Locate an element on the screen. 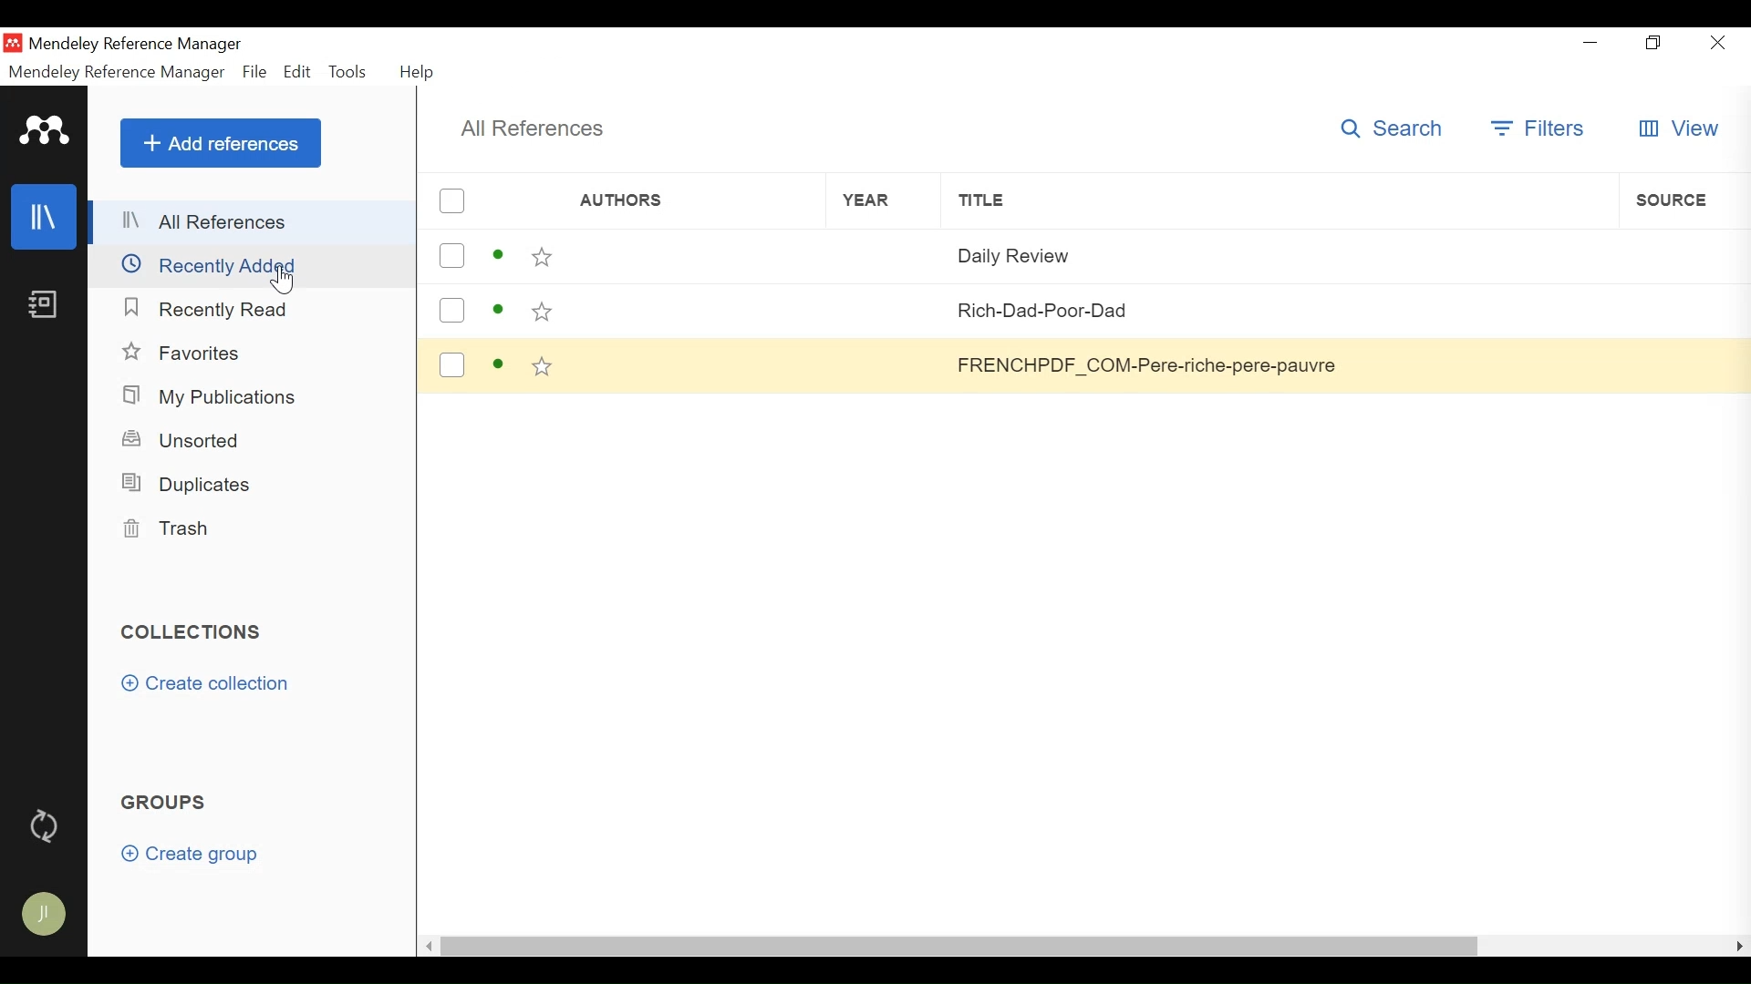 This screenshot has width=1751, height=984. Source is located at coordinates (1679, 251).